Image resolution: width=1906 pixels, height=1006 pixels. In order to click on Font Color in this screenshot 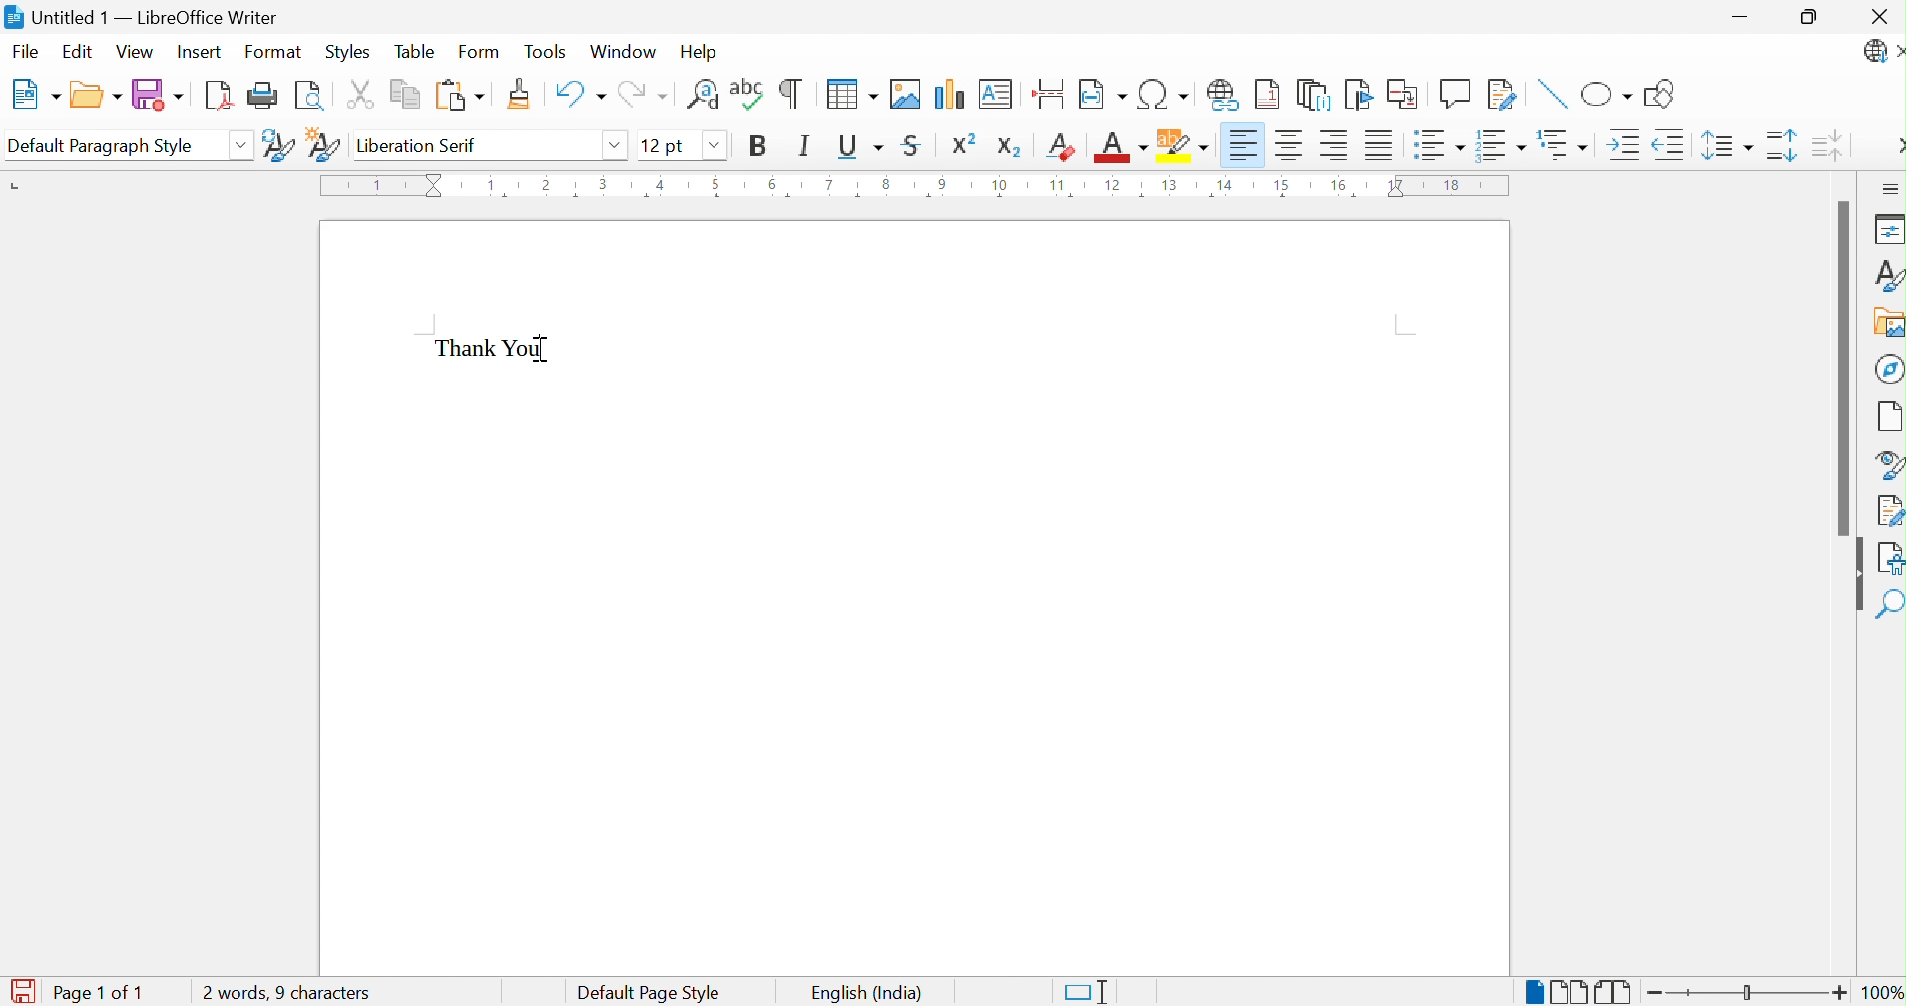, I will do `click(1123, 149)`.